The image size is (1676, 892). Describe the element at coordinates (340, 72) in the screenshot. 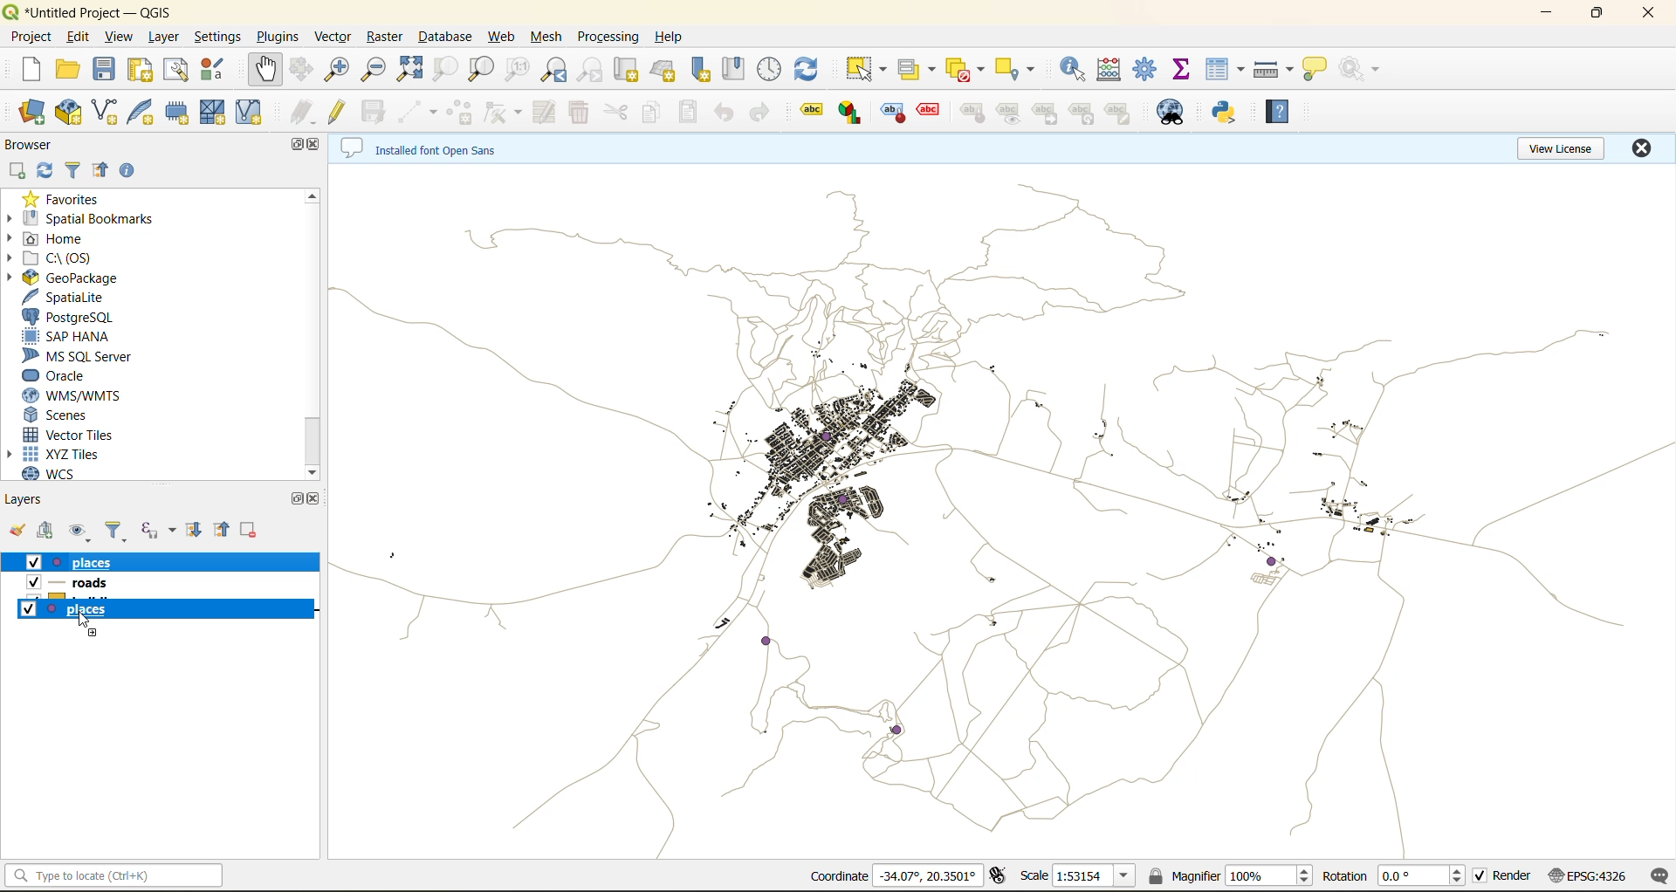

I see `zoom in` at that location.